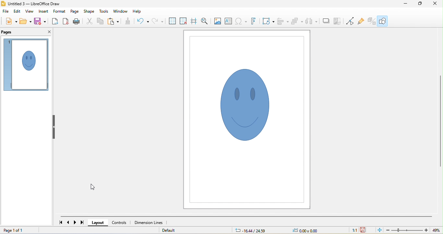  What do you see at coordinates (128, 21) in the screenshot?
I see `clone` at bounding box center [128, 21].